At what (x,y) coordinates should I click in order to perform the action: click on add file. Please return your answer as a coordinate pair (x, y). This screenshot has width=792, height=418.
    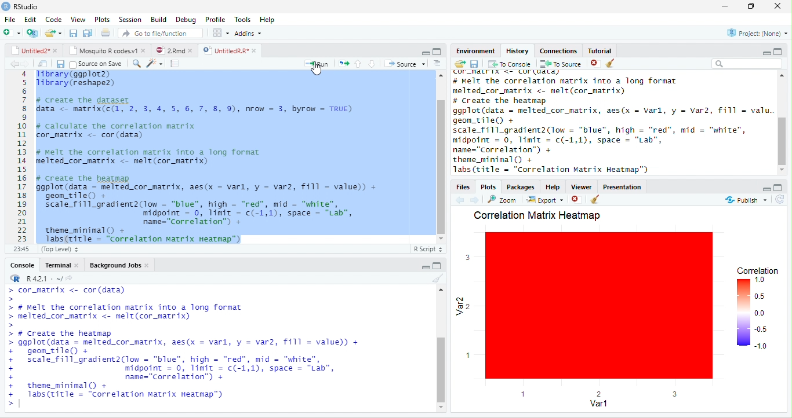
    Looking at the image, I should click on (19, 33).